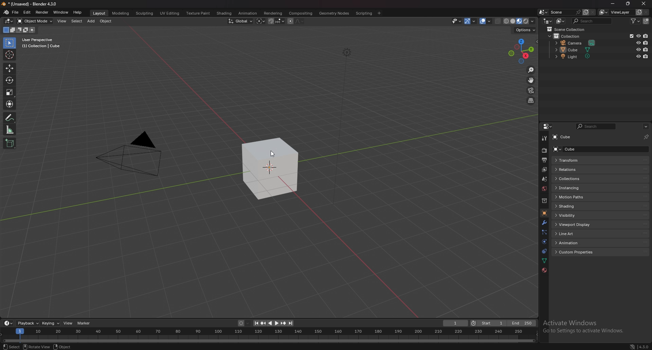 Image resolution: width=652 pixels, height=350 pixels. What do you see at coordinates (544, 223) in the screenshot?
I see `modifier` at bounding box center [544, 223].